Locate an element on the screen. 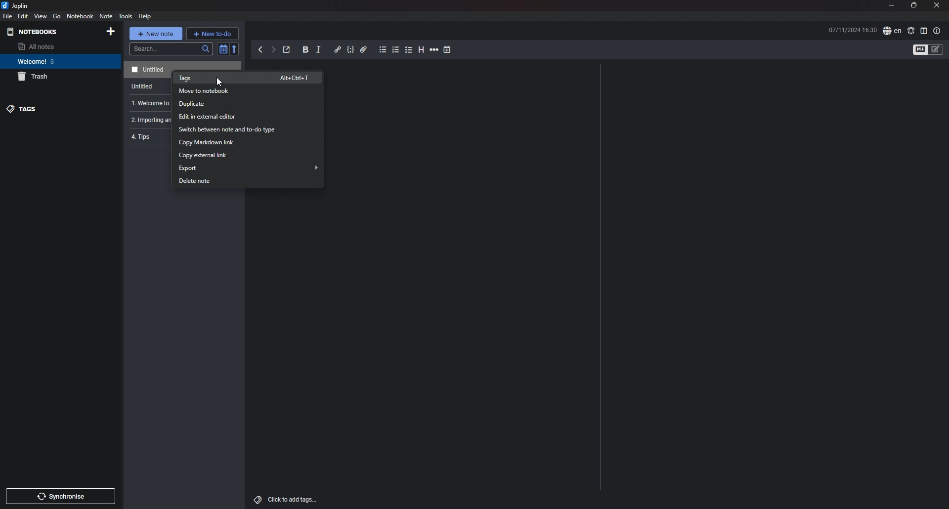  bold is located at coordinates (305, 50).